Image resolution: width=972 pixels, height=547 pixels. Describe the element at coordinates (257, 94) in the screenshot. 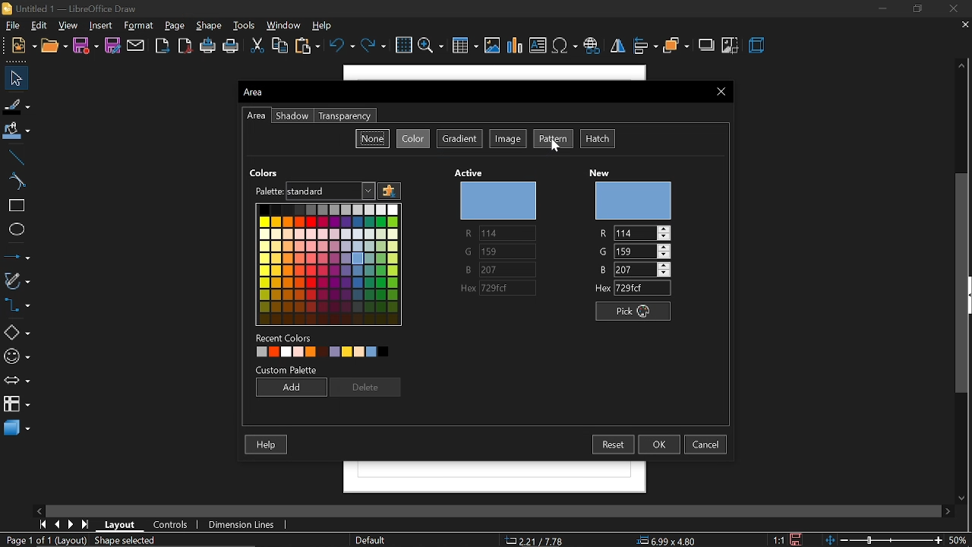

I see `current window` at that location.